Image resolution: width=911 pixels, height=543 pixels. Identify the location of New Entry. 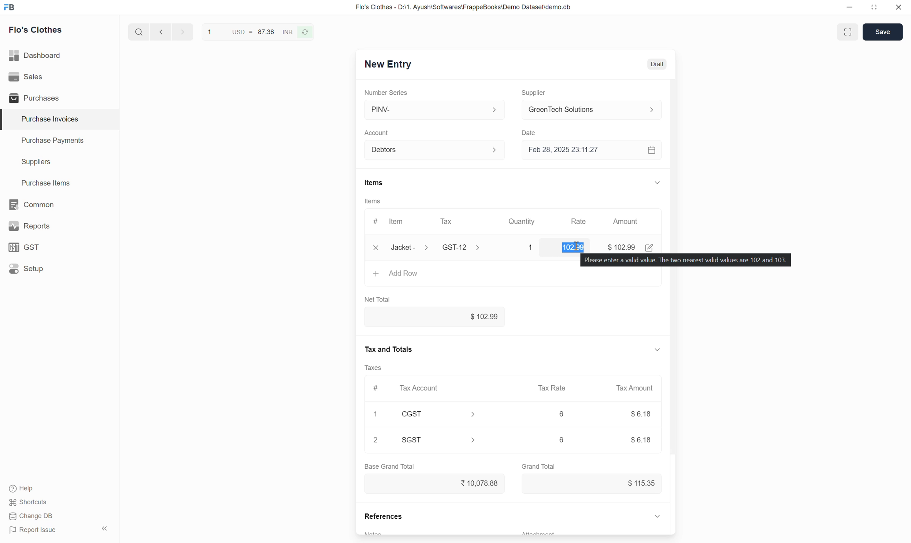
(388, 64).